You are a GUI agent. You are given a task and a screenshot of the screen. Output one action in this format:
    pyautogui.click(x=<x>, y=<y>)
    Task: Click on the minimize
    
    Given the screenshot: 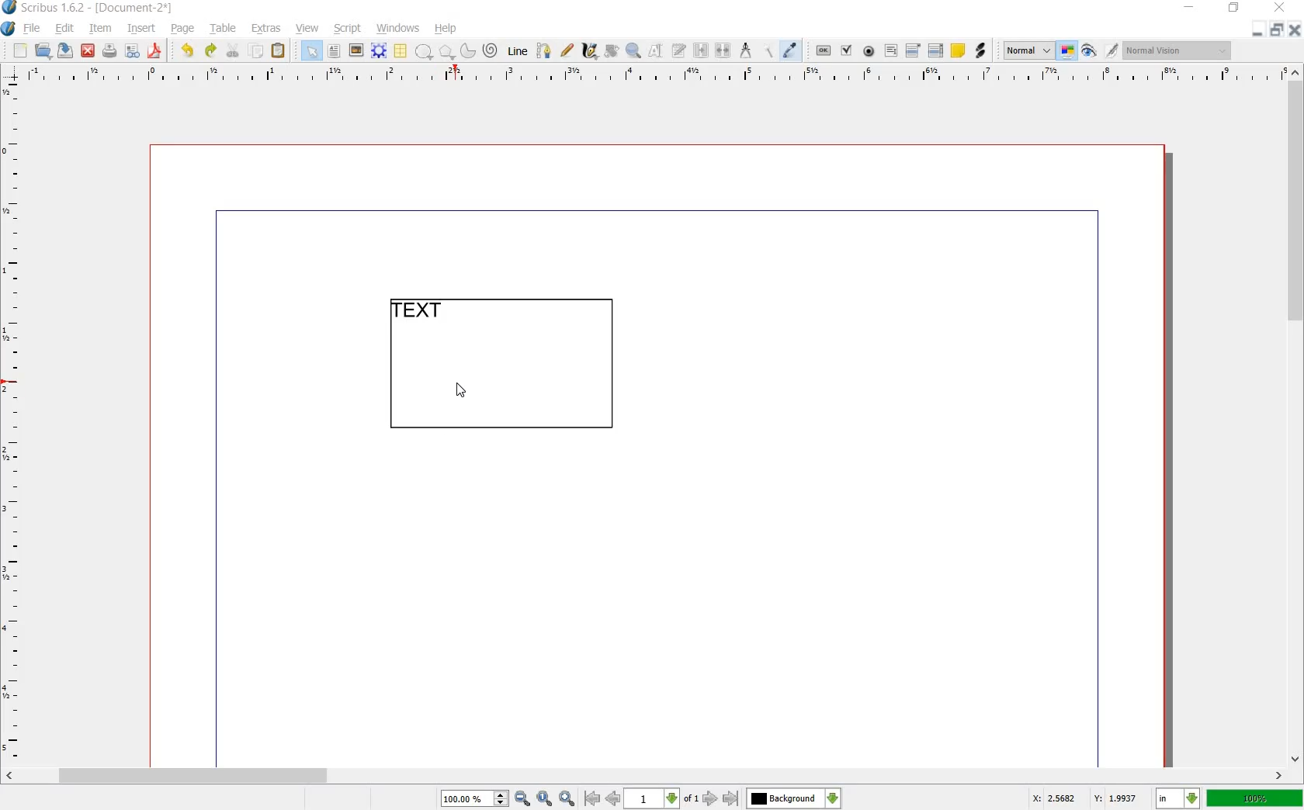 What is the action you would take?
    pyautogui.click(x=1258, y=31)
    